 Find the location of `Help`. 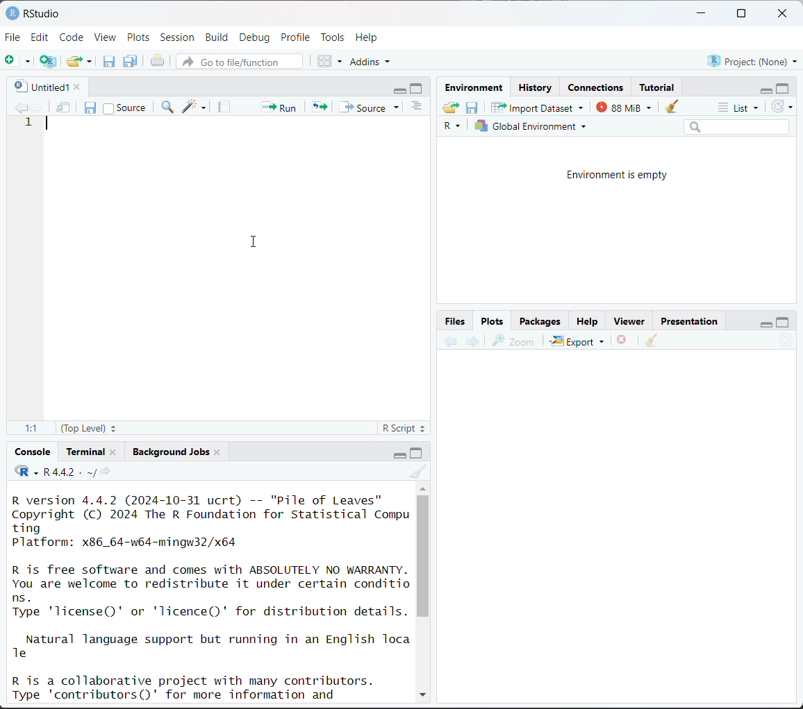

Help is located at coordinates (368, 37).